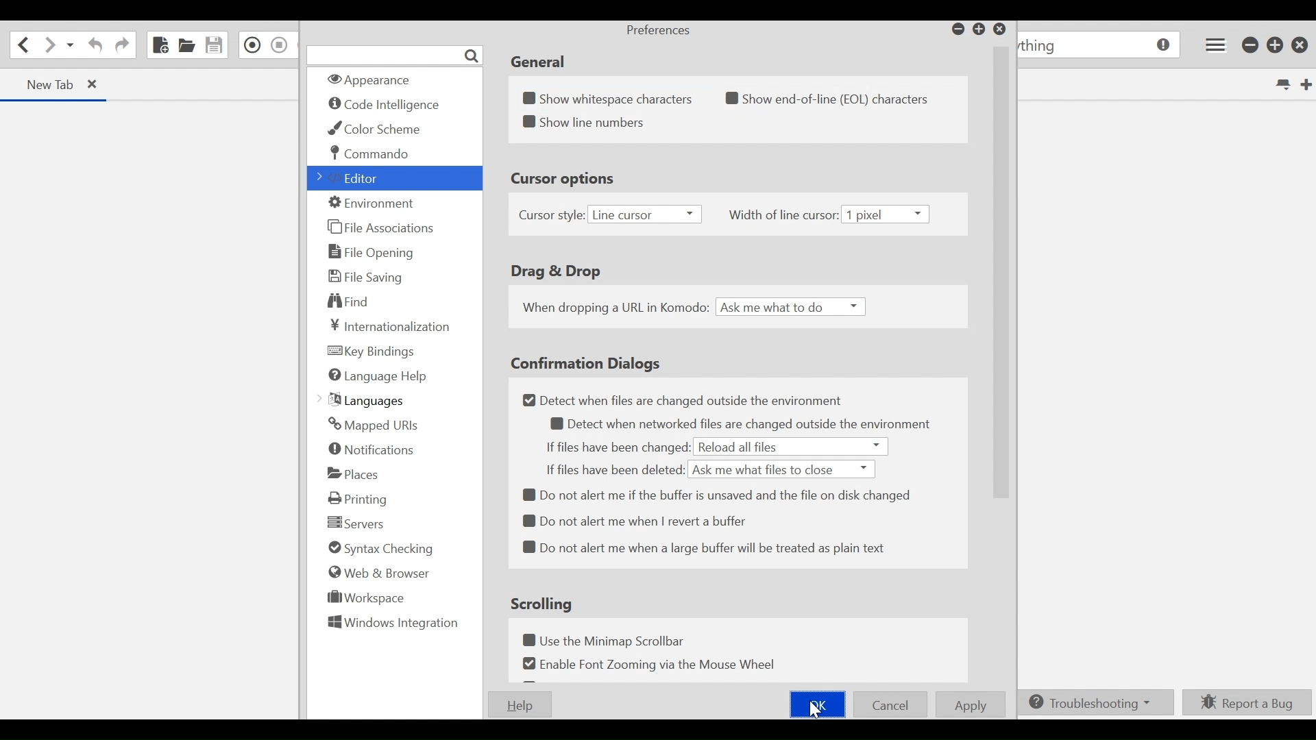 The width and height of the screenshot is (1316, 740). What do you see at coordinates (684, 401) in the screenshot?
I see `Detect when files are changed outside the environment` at bounding box center [684, 401].